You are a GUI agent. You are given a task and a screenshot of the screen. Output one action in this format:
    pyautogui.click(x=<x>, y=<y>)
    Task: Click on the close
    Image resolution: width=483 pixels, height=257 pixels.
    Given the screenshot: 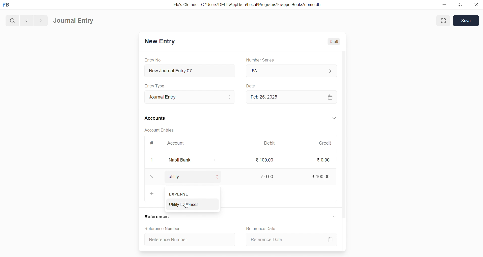 What is the action you would take?
    pyautogui.click(x=475, y=5)
    